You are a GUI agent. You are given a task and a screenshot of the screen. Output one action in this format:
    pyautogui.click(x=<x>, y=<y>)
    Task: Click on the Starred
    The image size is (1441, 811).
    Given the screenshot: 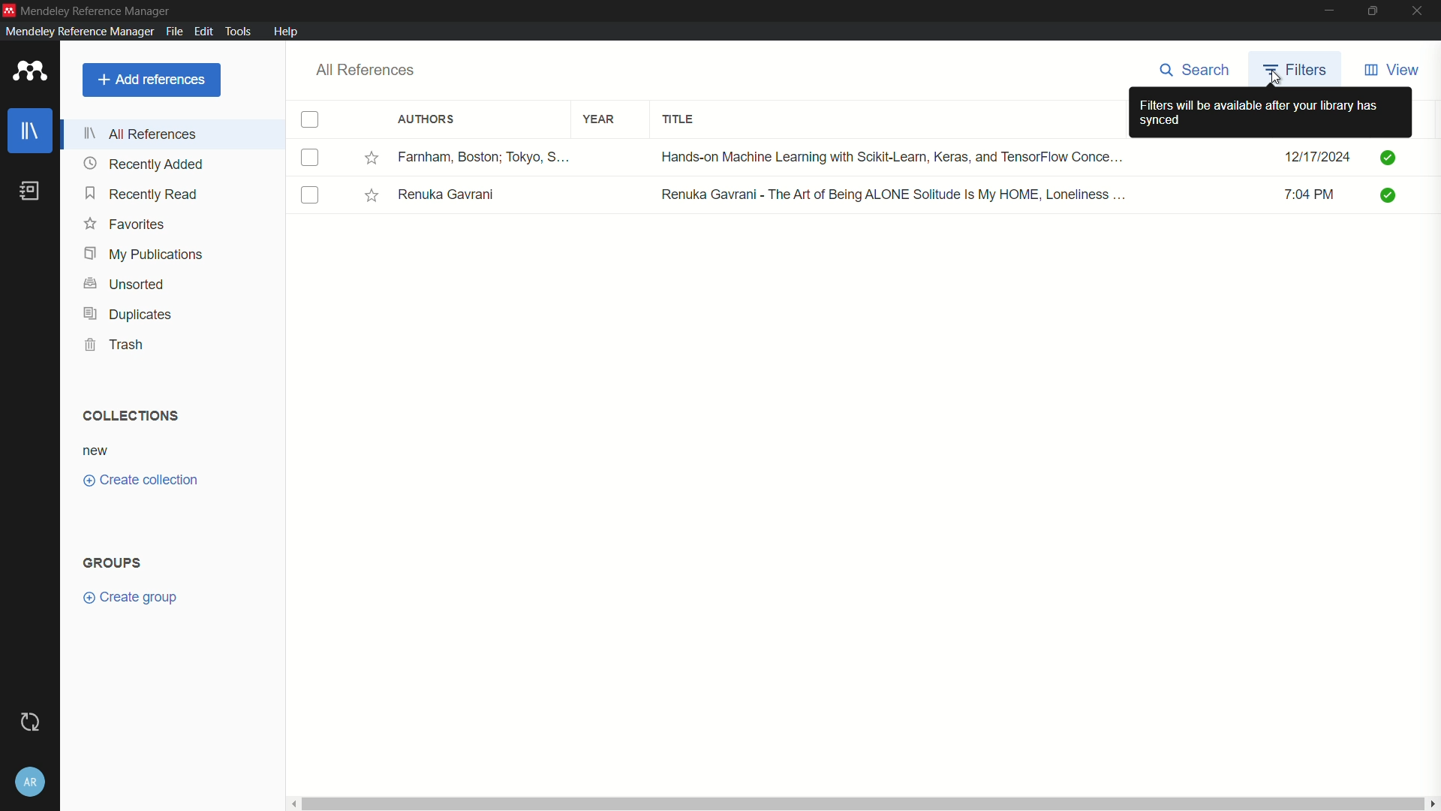 What is the action you would take?
    pyautogui.click(x=372, y=158)
    